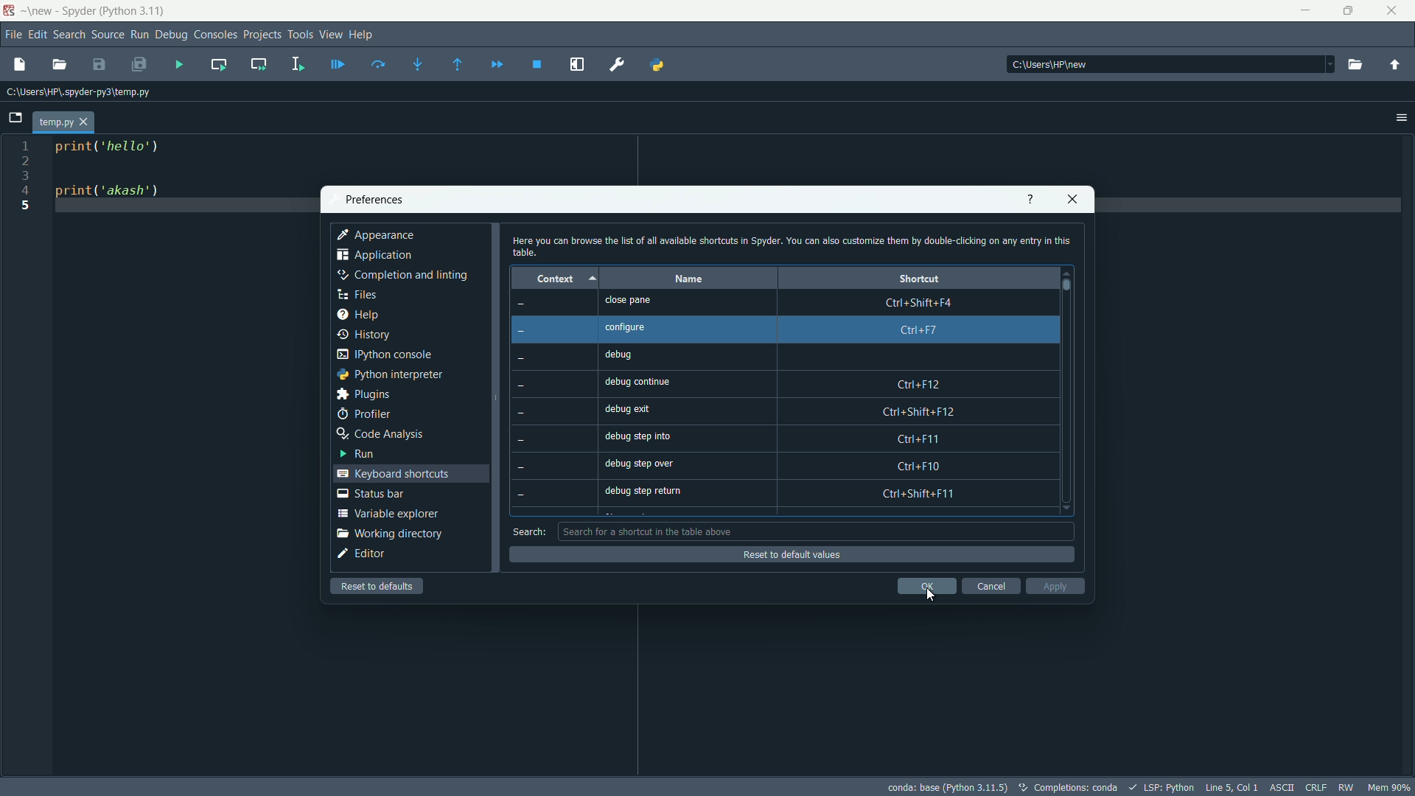  Describe the element at coordinates (364, 335) in the screenshot. I see `history` at that location.